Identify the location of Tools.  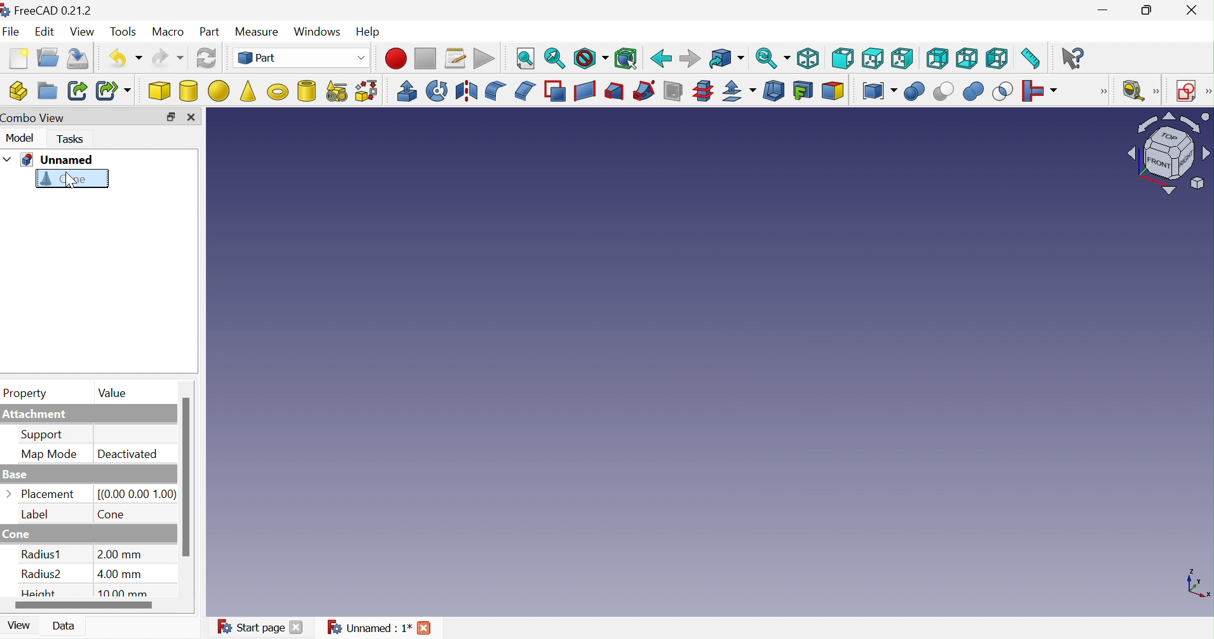
(124, 32).